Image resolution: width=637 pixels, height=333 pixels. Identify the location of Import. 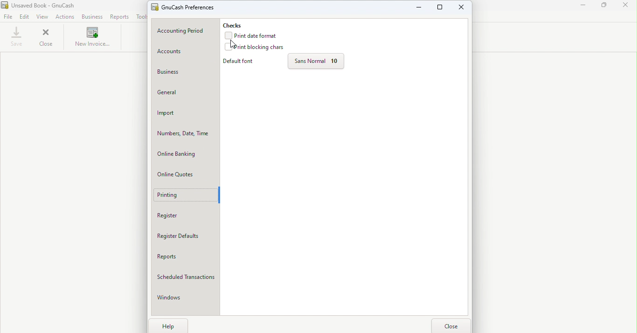
(186, 113).